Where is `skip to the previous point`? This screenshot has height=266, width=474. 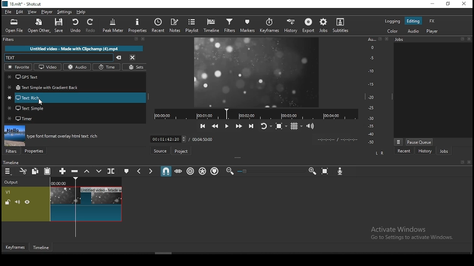 skip to the previous point is located at coordinates (203, 126).